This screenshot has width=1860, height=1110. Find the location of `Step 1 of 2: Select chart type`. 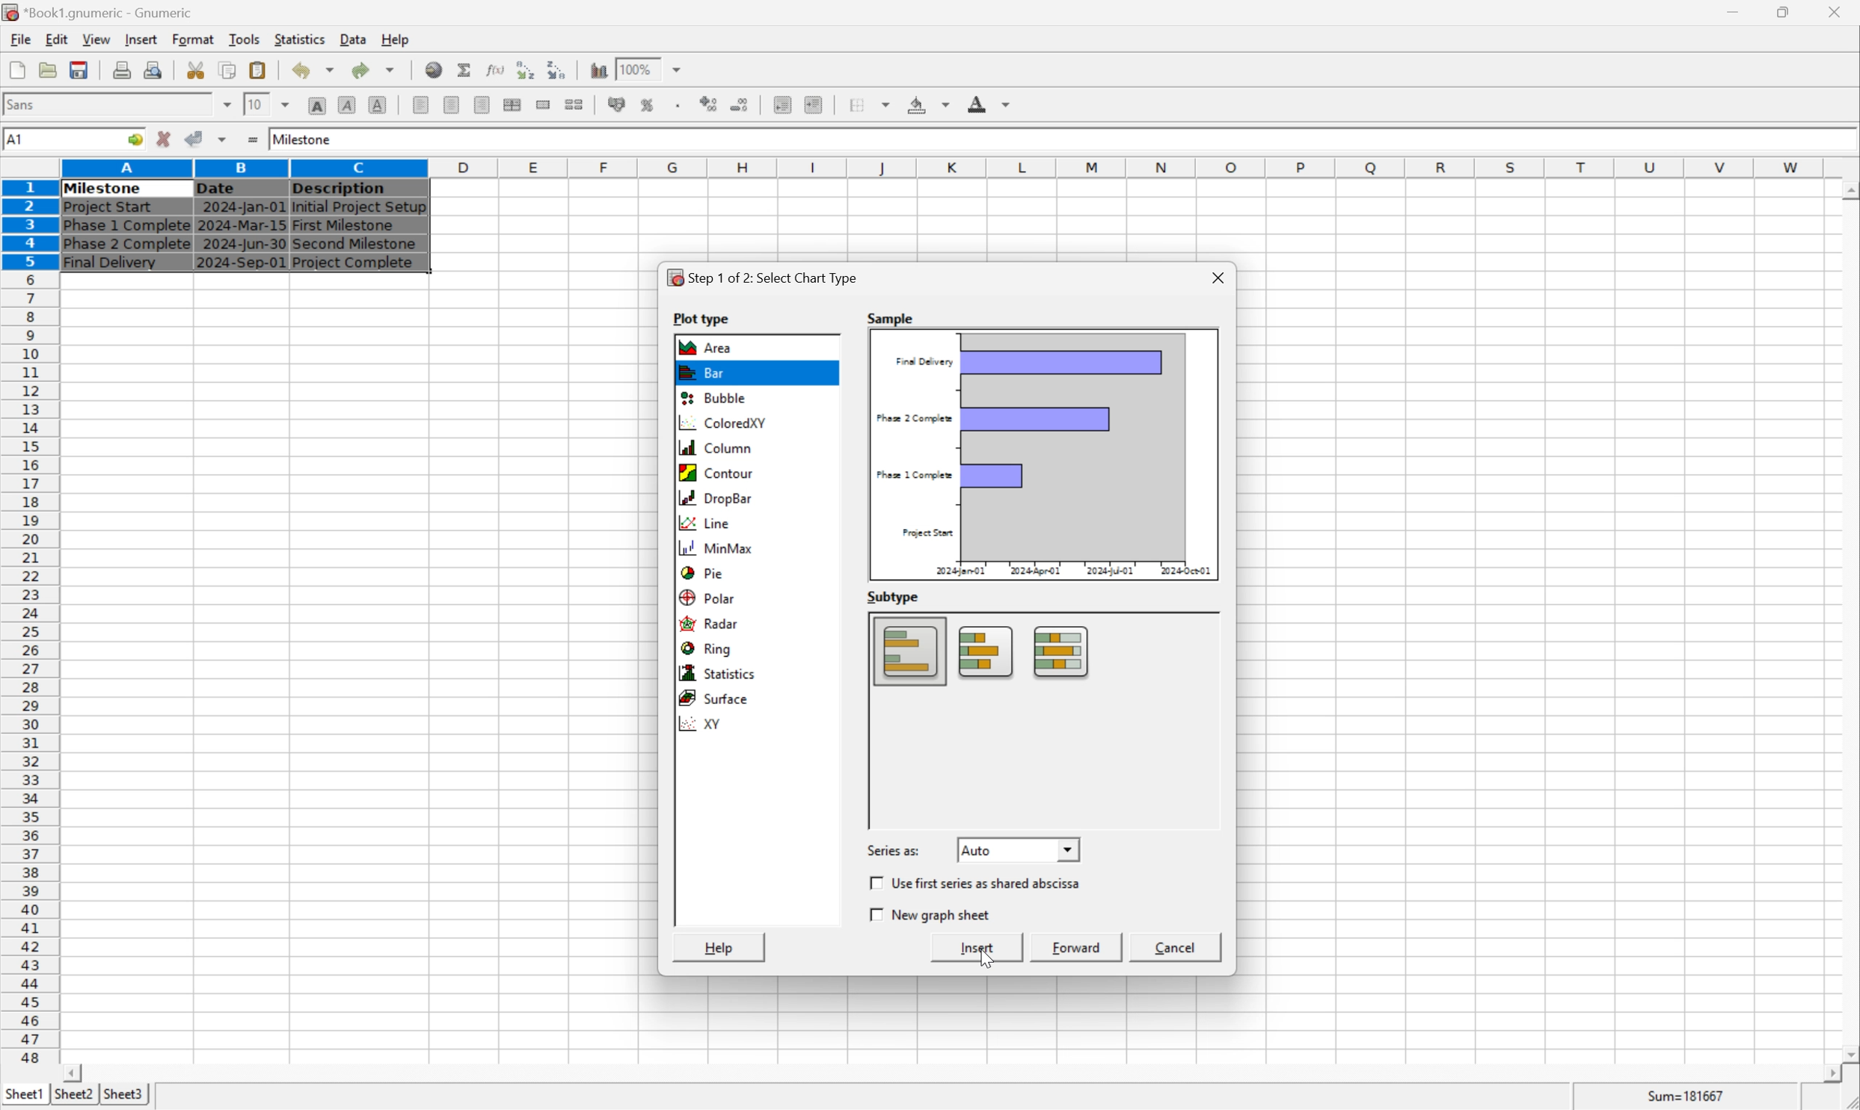

Step 1 of 2: Select chart type is located at coordinates (767, 277).